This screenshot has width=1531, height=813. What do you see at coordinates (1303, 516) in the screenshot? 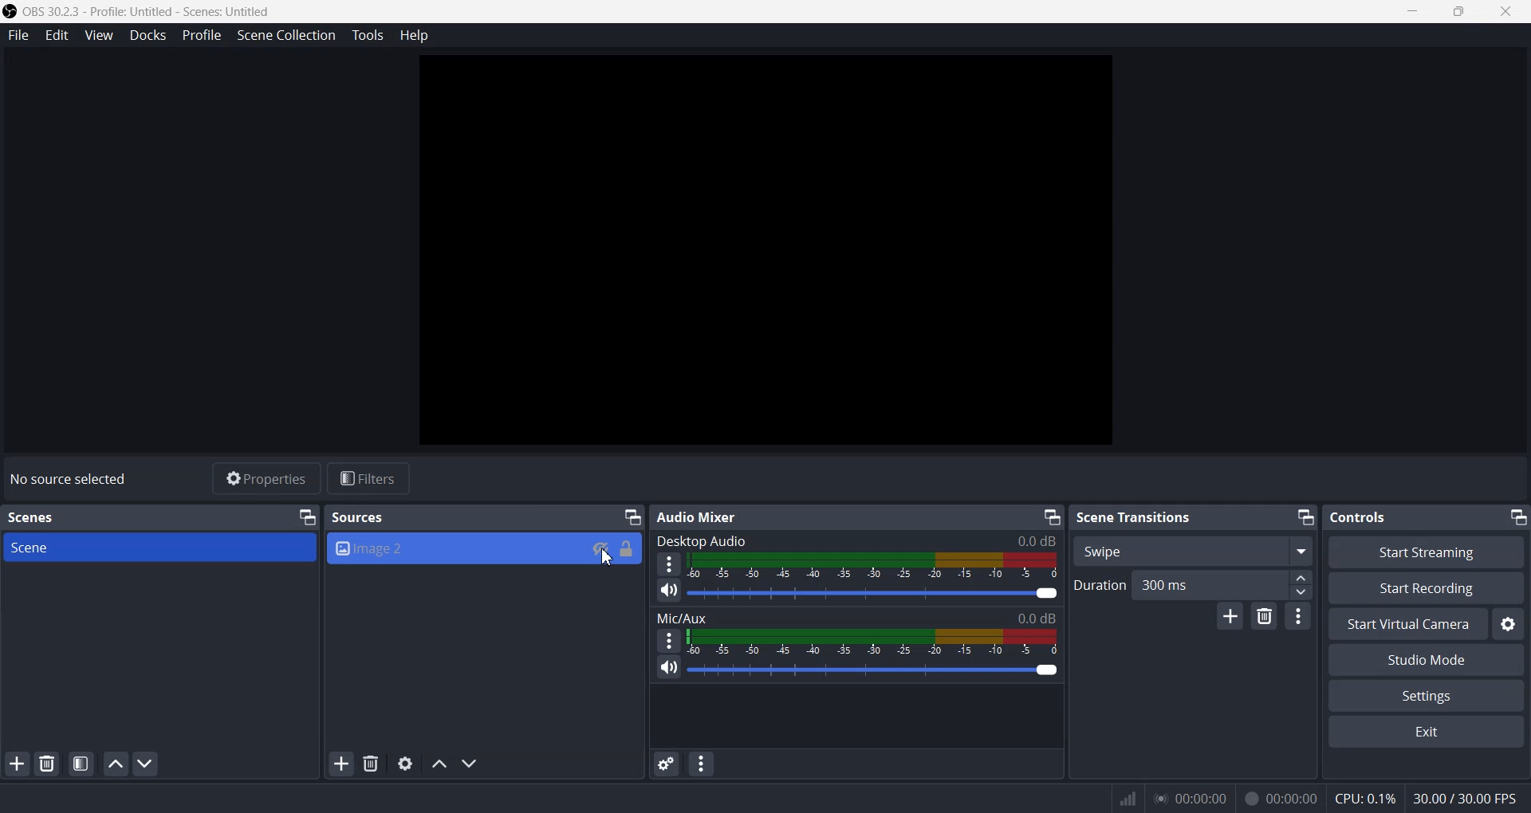
I see `Minimize` at bounding box center [1303, 516].